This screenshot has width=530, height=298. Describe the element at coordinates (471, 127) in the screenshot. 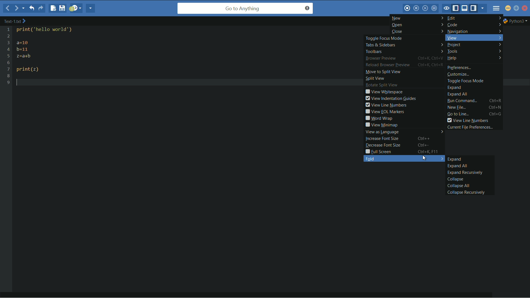

I see `current file preferences` at that location.